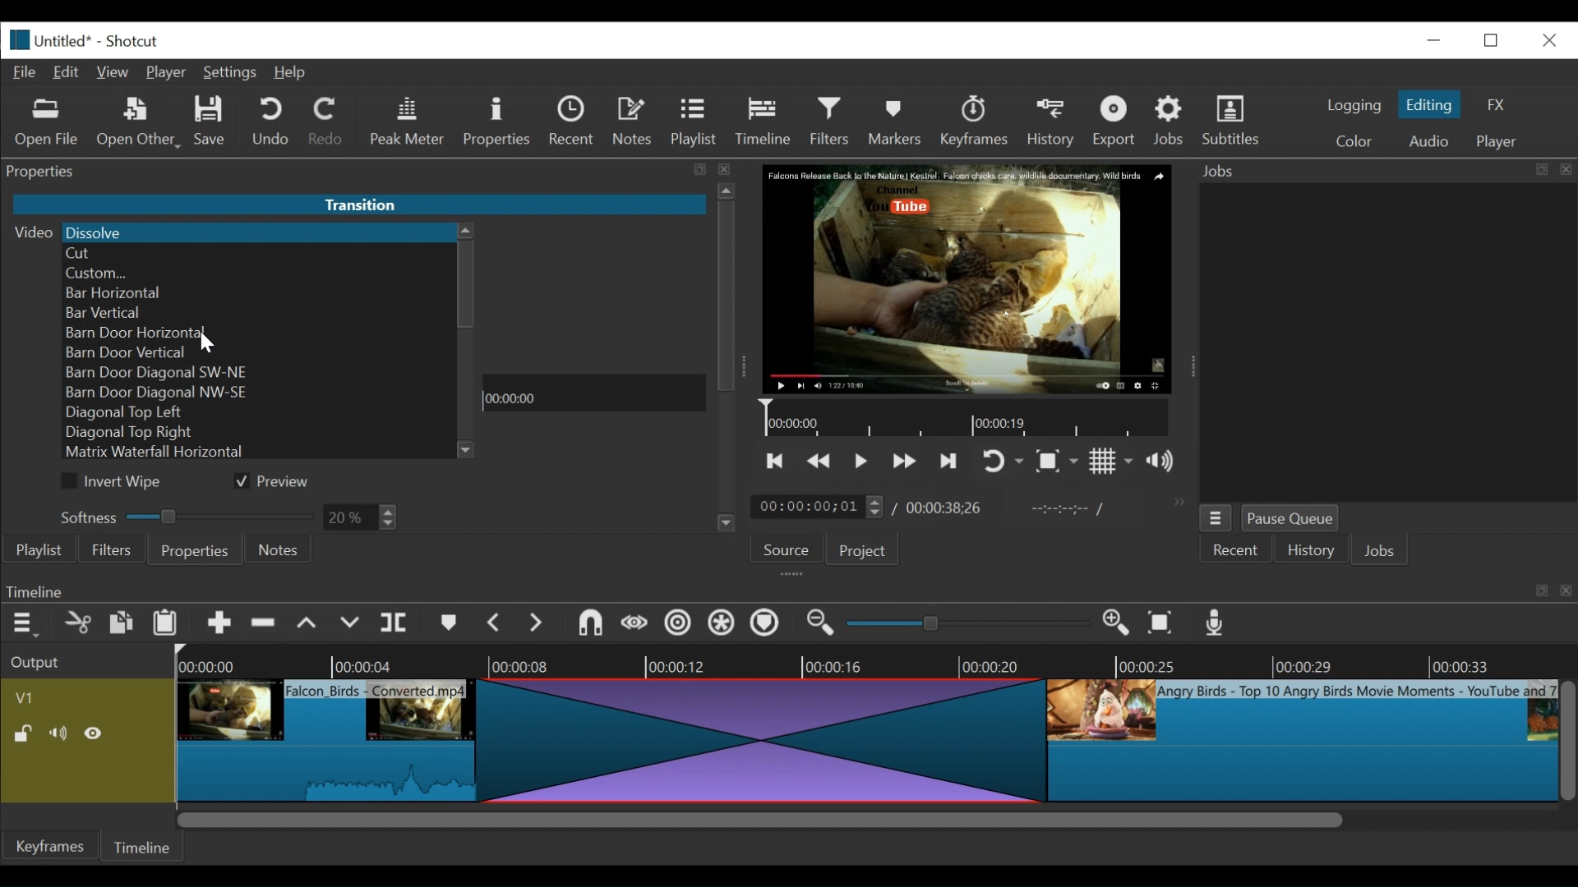 This screenshot has height=887, width=1578. Describe the element at coordinates (258, 292) in the screenshot. I see `Bar Horizontal` at that location.